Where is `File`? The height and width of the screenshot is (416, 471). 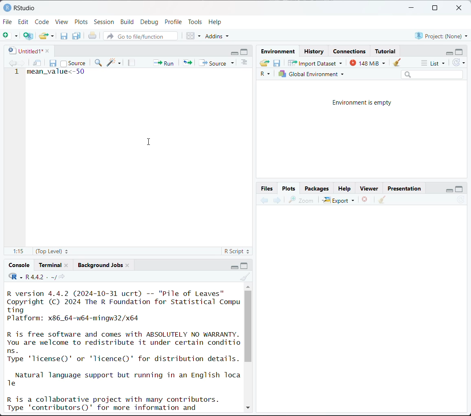
File is located at coordinates (8, 22).